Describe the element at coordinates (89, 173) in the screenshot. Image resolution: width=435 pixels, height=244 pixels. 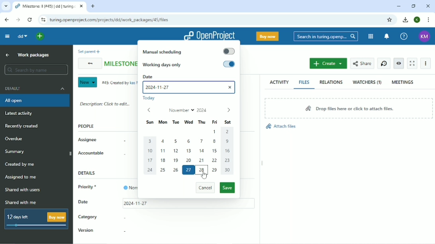
I see `Details` at that location.